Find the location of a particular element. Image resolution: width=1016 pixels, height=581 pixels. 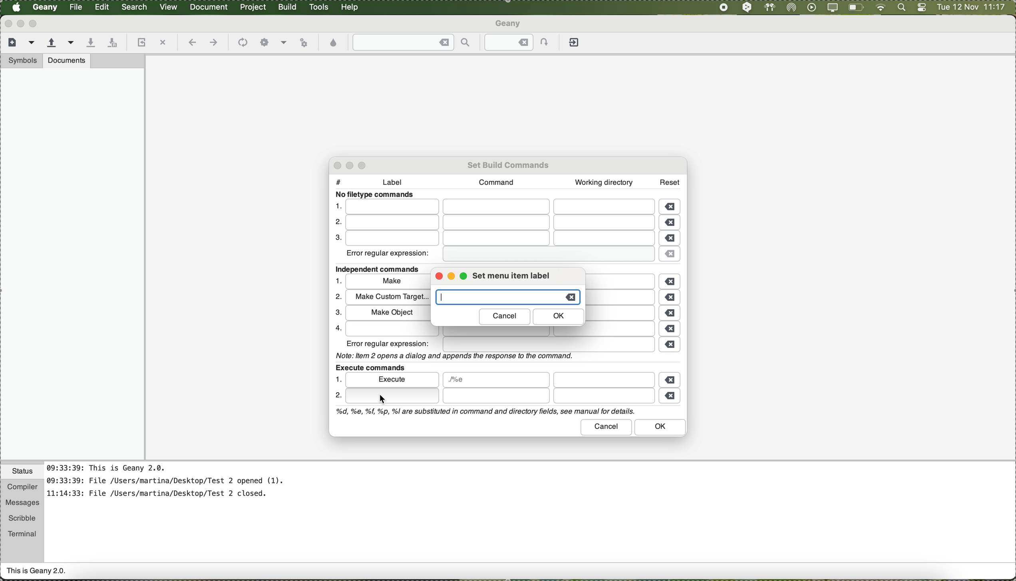

make is located at coordinates (388, 283).